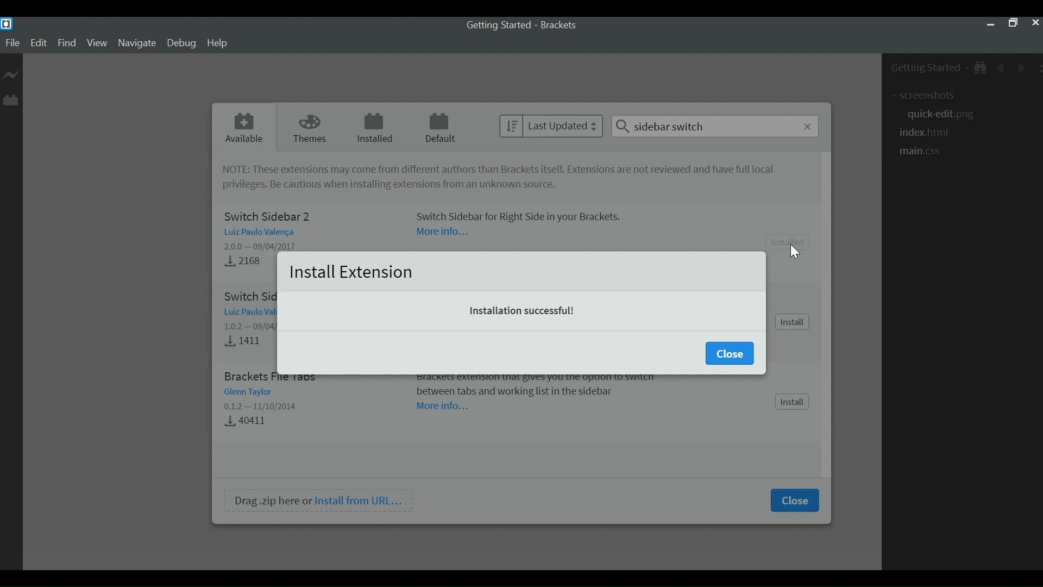 The height and width of the screenshot is (587, 1043). I want to click on more Information, so click(441, 407).